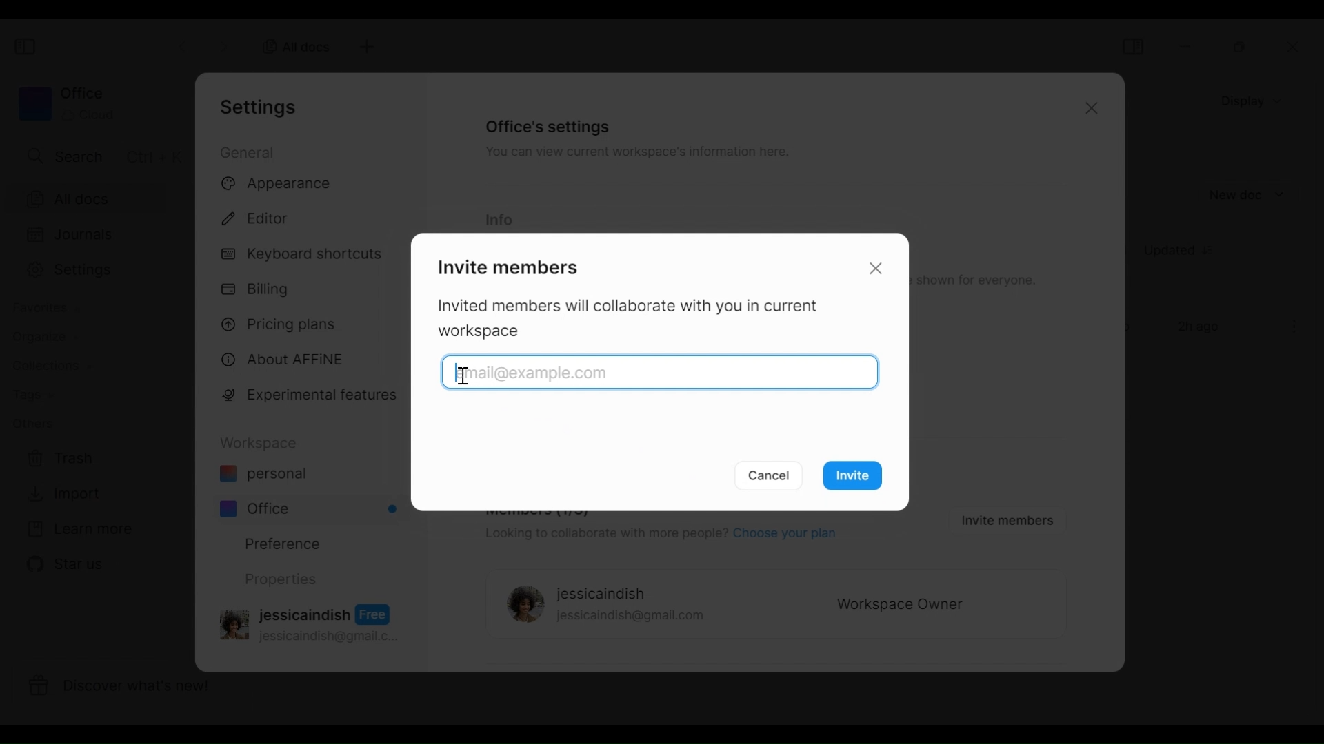 Image resolution: width=1324 pixels, height=744 pixels. I want to click on Trash, so click(61, 459).